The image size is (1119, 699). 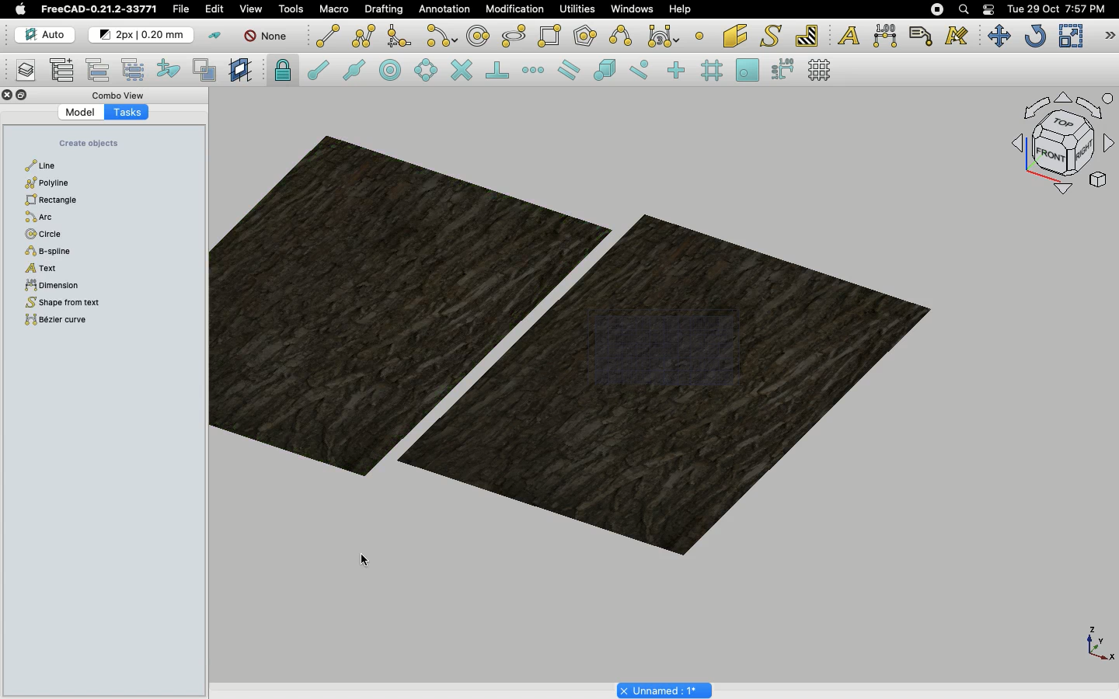 I want to click on Toggle grid, so click(x=821, y=70).